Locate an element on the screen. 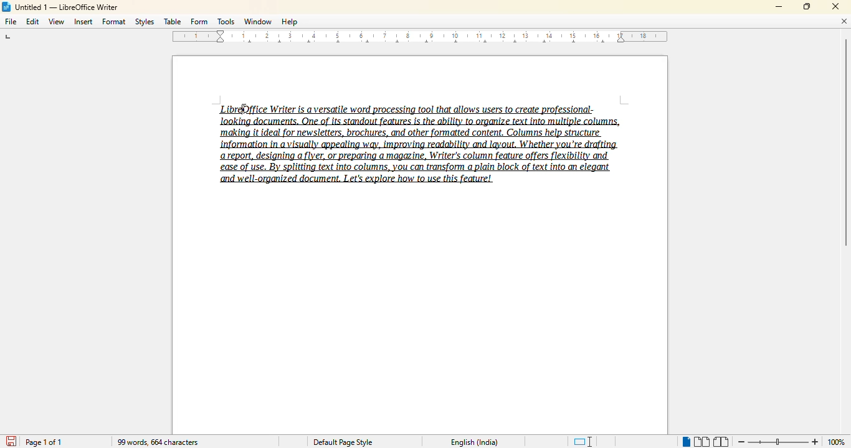 The height and width of the screenshot is (448, 851). tools is located at coordinates (226, 22).